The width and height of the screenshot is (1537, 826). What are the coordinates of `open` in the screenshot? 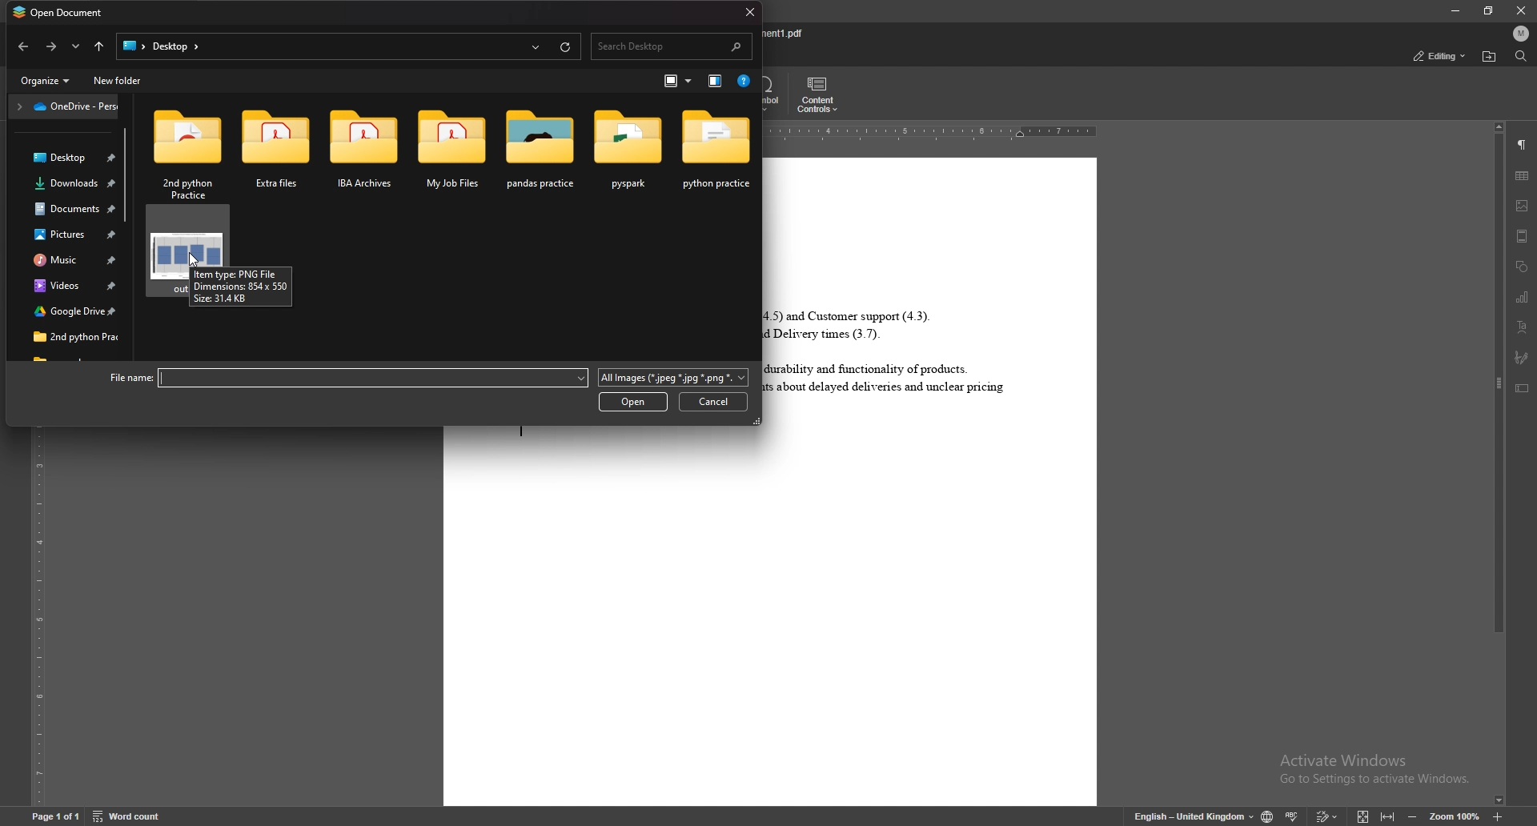 It's located at (632, 403).